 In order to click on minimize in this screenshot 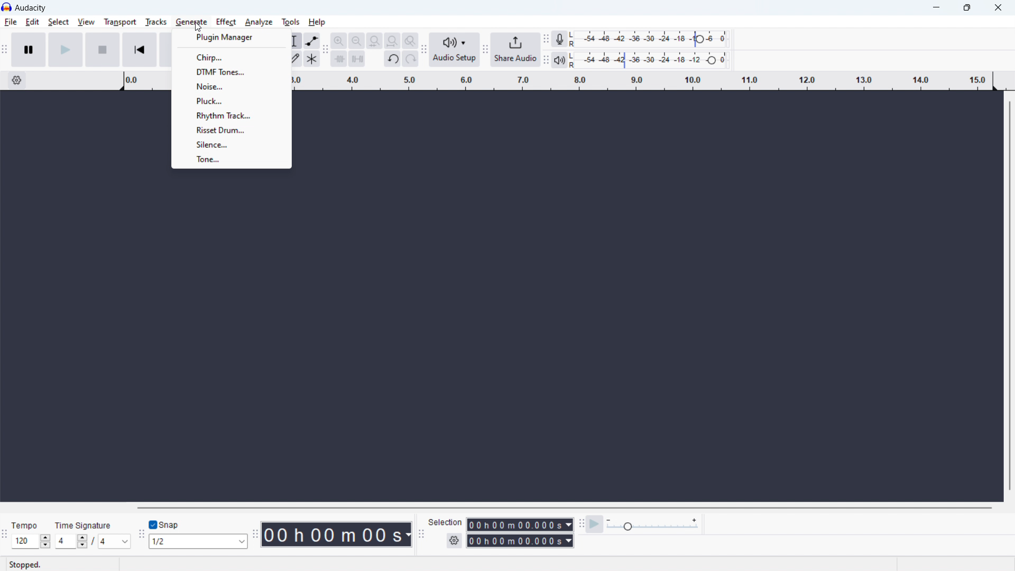, I will do `click(935, 7)`.